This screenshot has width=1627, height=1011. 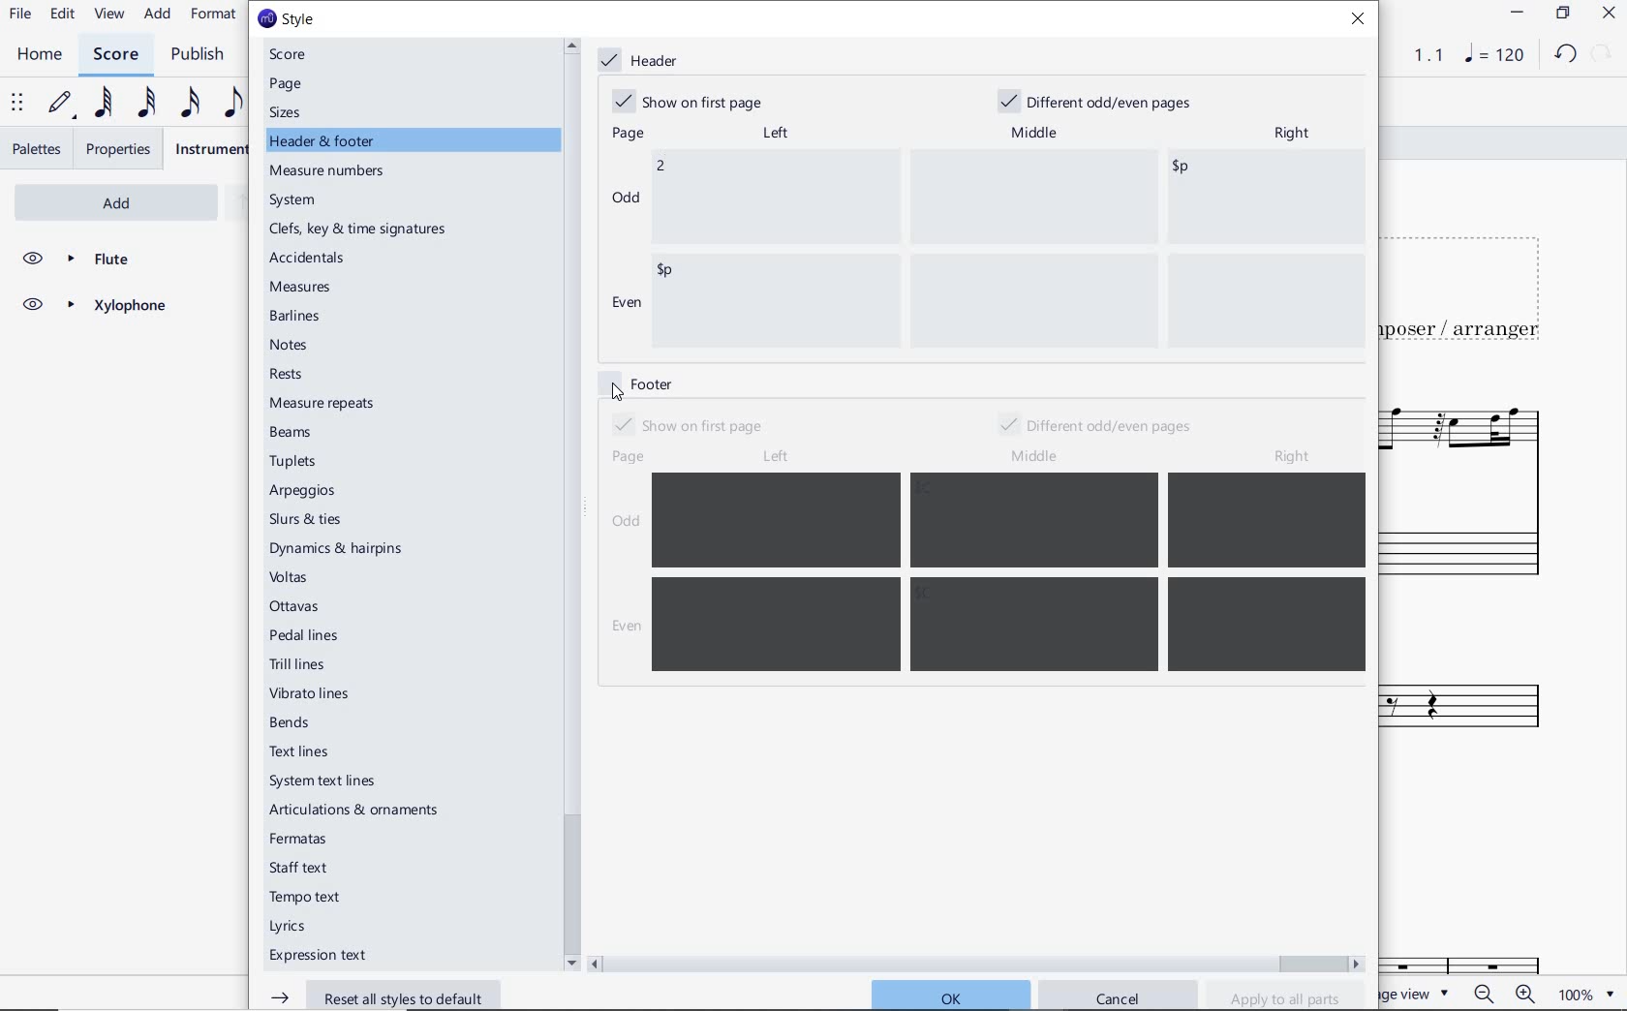 What do you see at coordinates (626, 197) in the screenshot?
I see `odd` at bounding box center [626, 197].